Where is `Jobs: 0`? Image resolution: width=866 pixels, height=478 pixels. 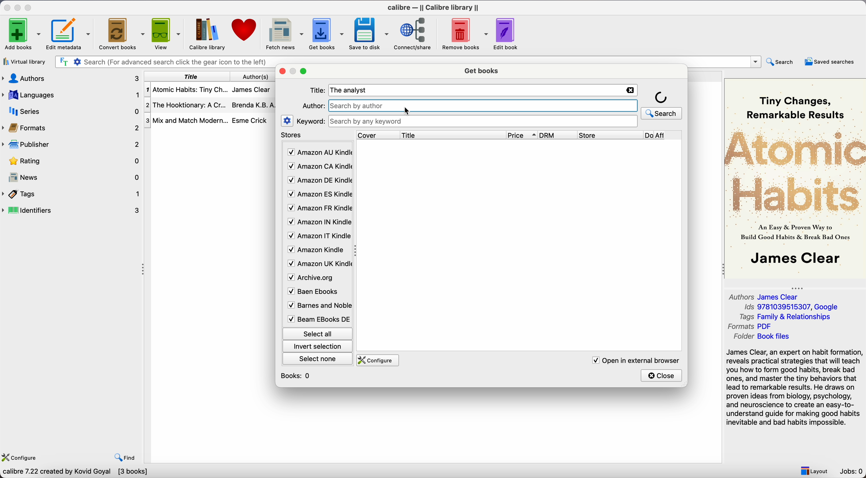 Jobs: 0 is located at coordinates (853, 472).